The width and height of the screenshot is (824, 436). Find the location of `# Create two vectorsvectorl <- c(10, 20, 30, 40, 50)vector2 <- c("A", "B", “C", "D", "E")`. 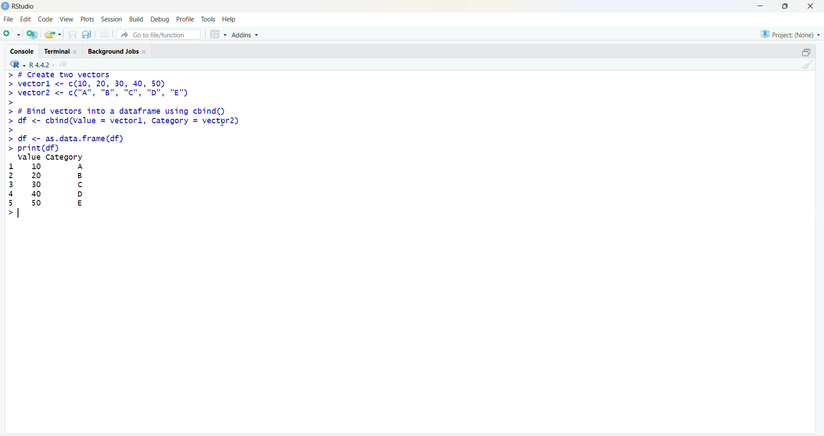

# Create two vectorsvectorl <- c(10, 20, 30, 40, 50)vector2 <- c("A", "B", “C", "D", "E") is located at coordinates (98, 88).